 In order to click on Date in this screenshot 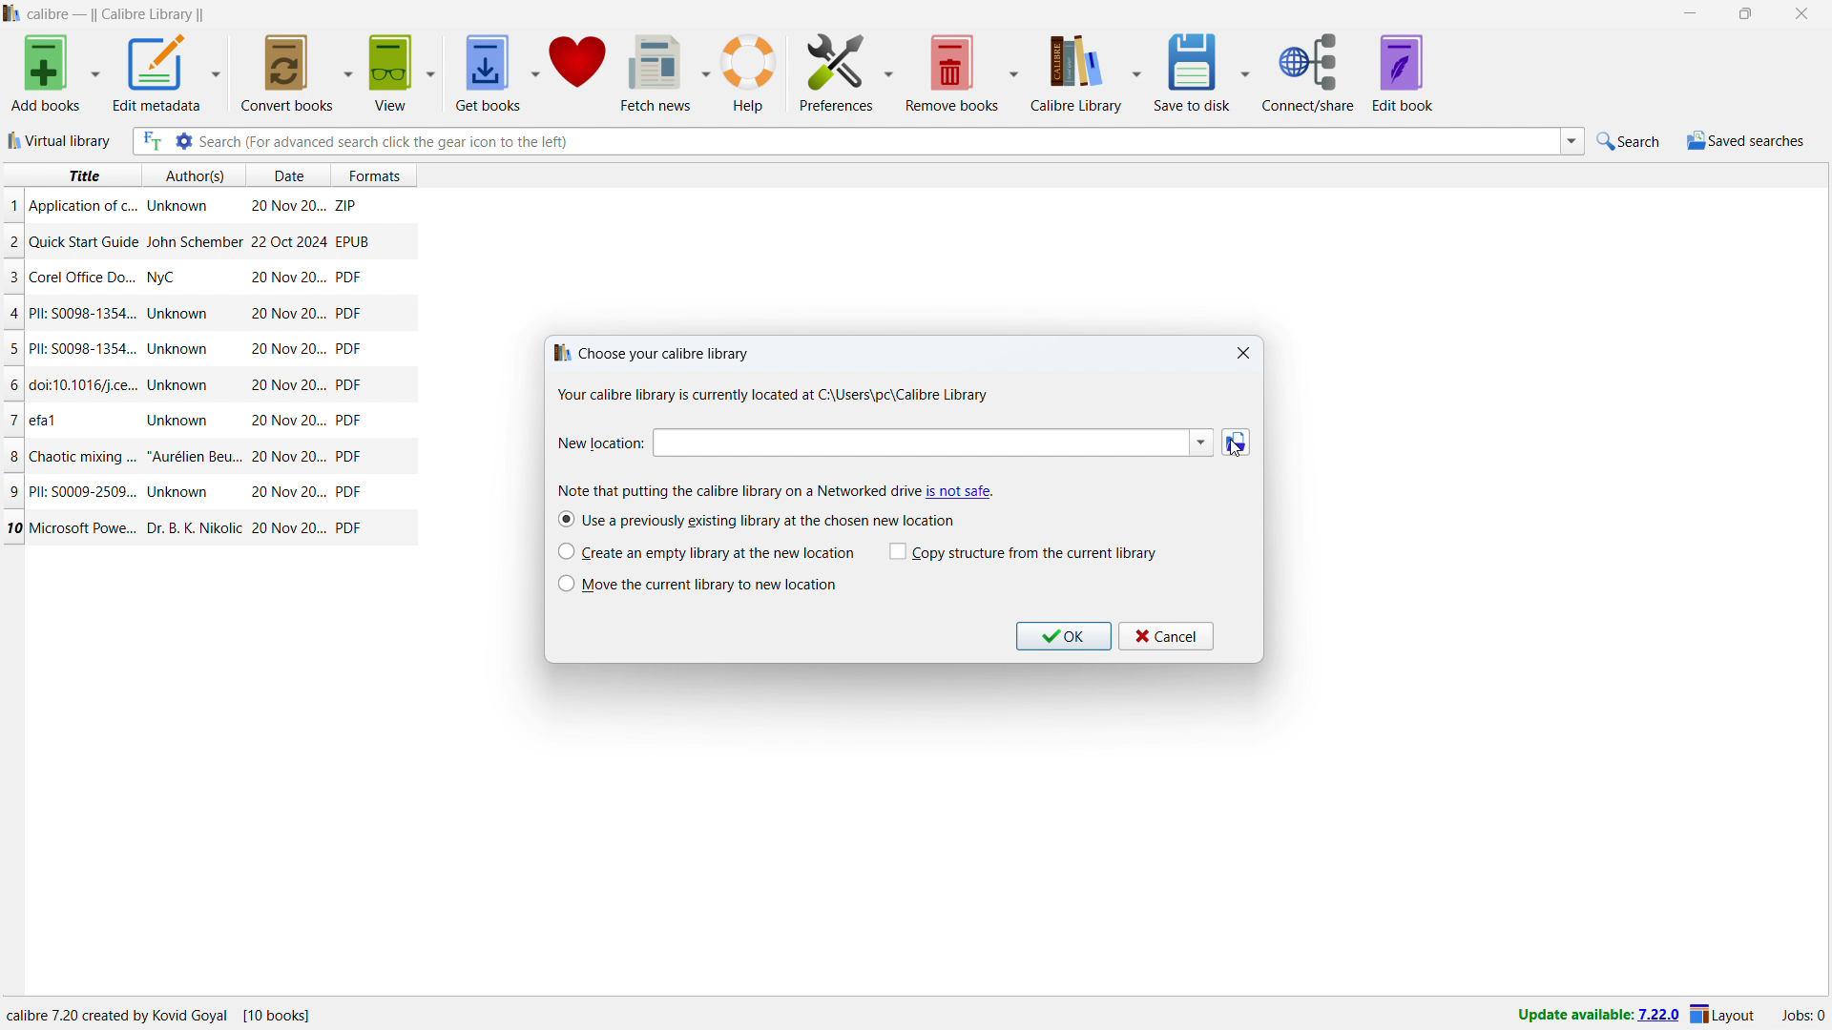, I will do `click(288, 314)`.